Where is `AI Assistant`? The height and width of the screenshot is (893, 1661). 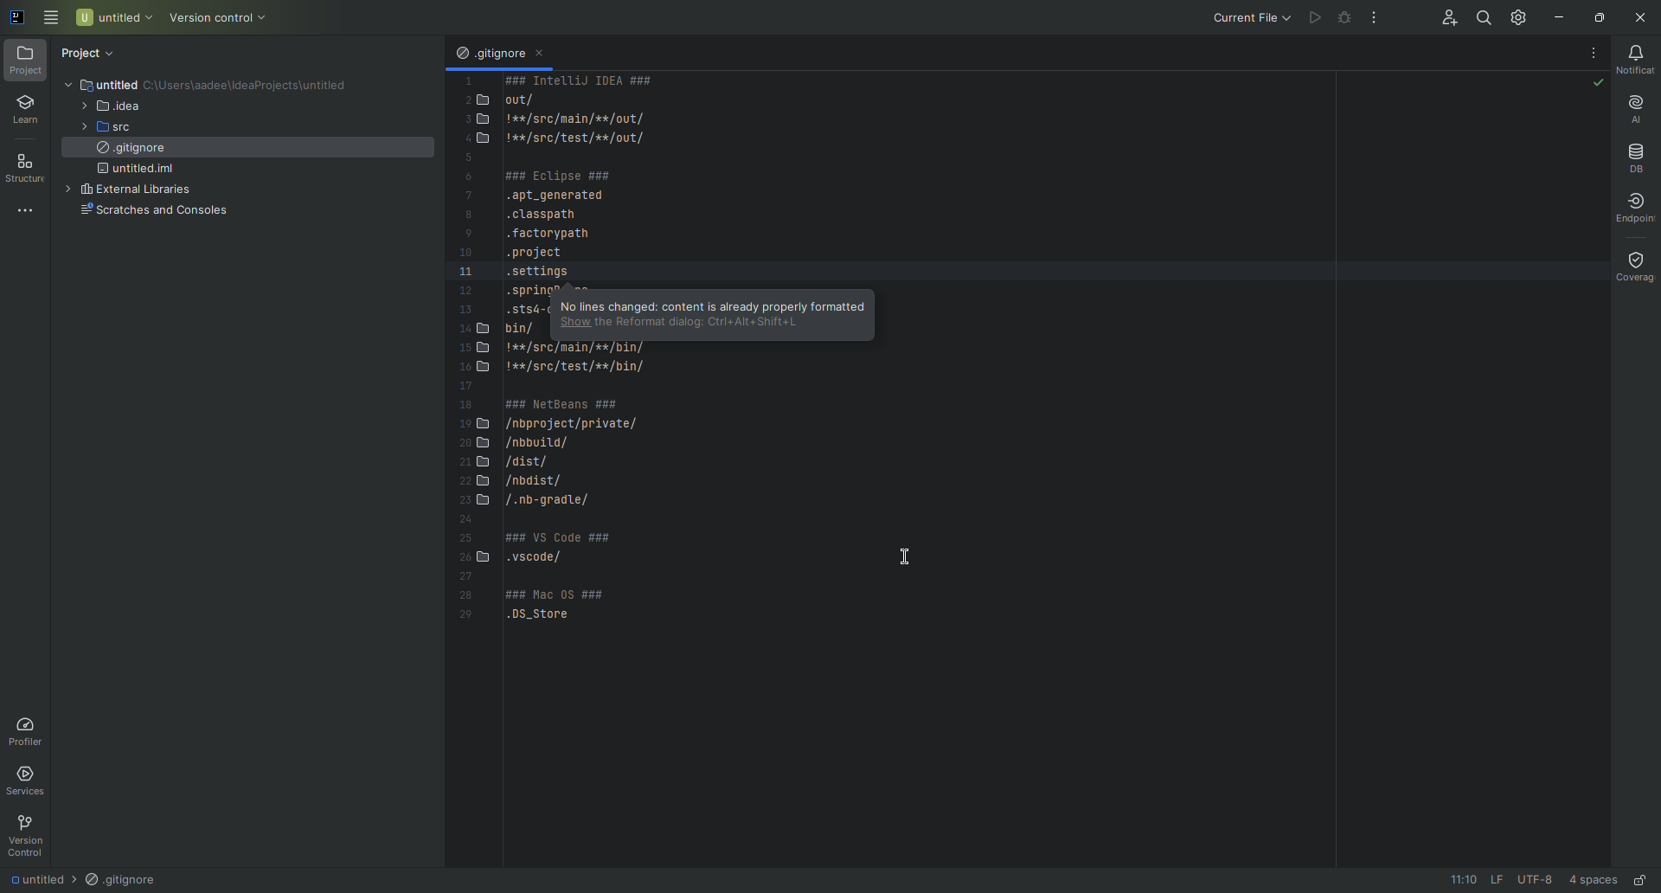 AI Assistant is located at coordinates (1636, 107).